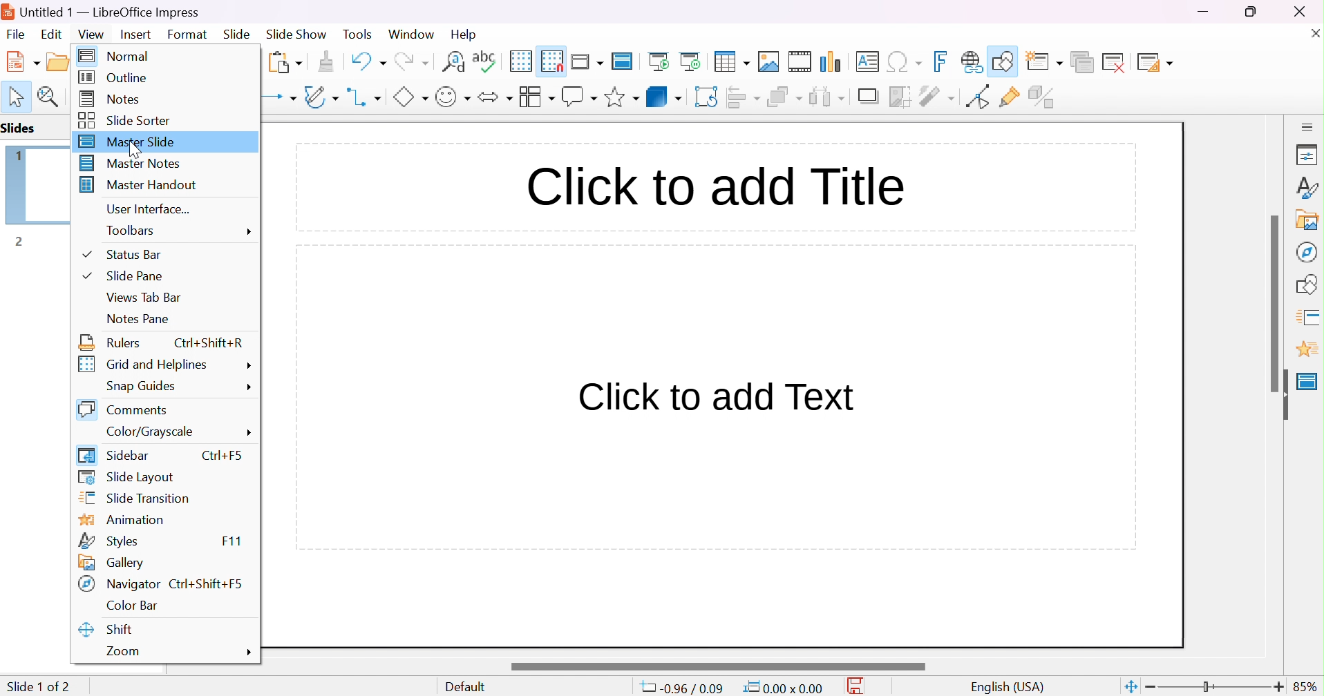  What do you see at coordinates (249, 434) in the screenshot?
I see `more` at bounding box center [249, 434].